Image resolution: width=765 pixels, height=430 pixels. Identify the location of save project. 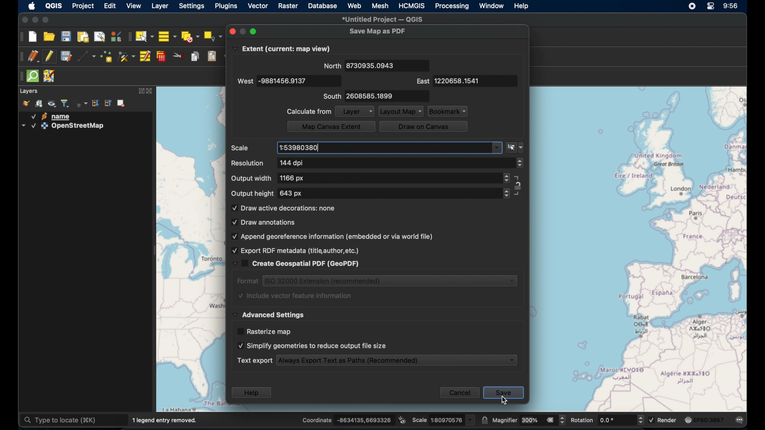
(66, 37).